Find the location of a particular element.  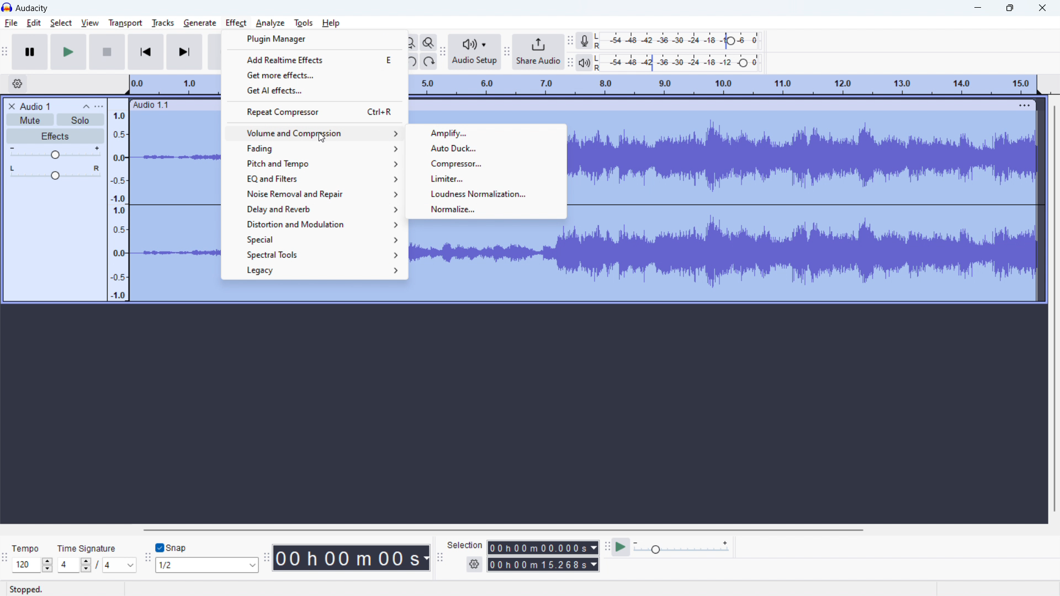

solo is located at coordinates (81, 119).